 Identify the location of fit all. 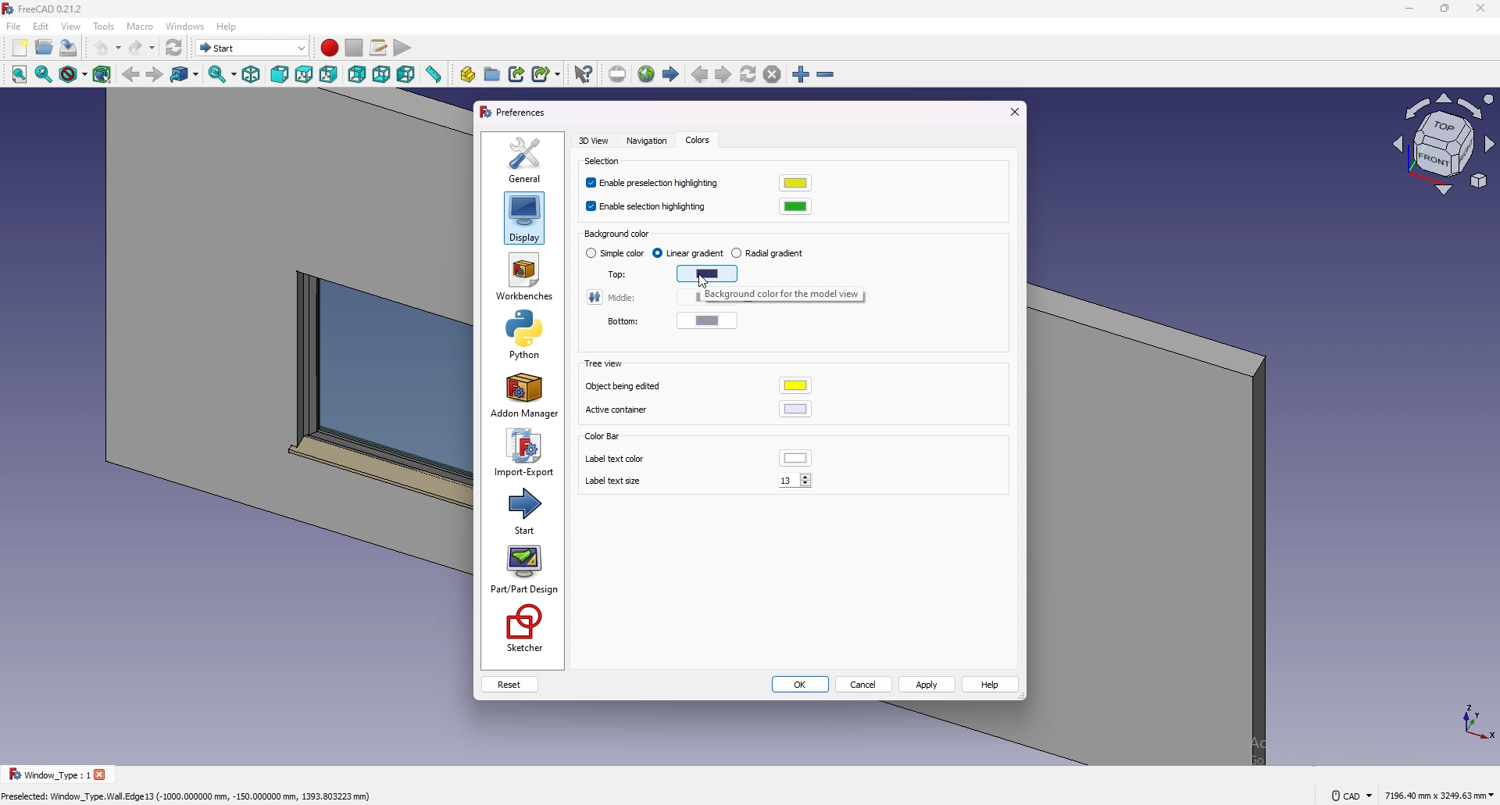
(17, 75).